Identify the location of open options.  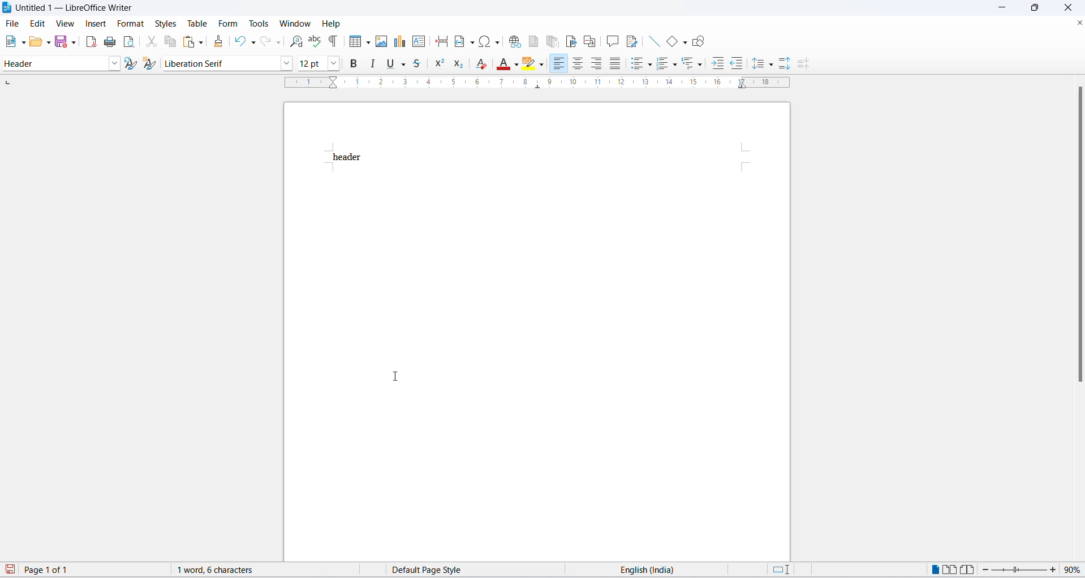
(49, 42).